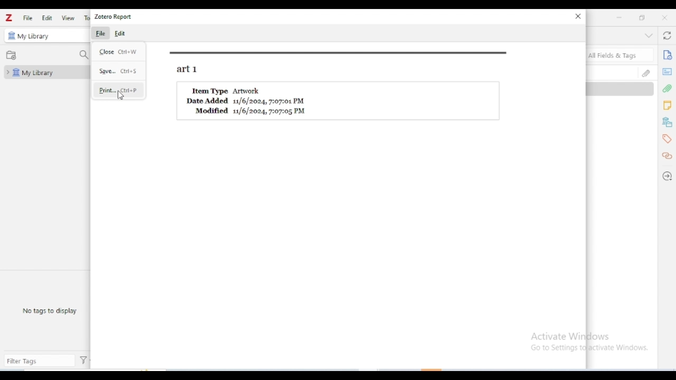 The image size is (676, 380). What do you see at coordinates (34, 36) in the screenshot?
I see `my library` at bounding box center [34, 36].